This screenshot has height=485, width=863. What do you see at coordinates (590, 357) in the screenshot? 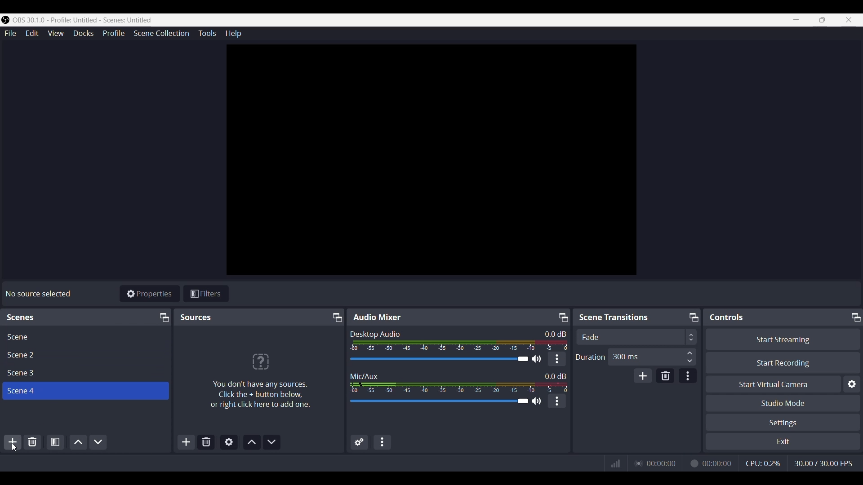
I see `Duration Adjuster` at bounding box center [590, 357].